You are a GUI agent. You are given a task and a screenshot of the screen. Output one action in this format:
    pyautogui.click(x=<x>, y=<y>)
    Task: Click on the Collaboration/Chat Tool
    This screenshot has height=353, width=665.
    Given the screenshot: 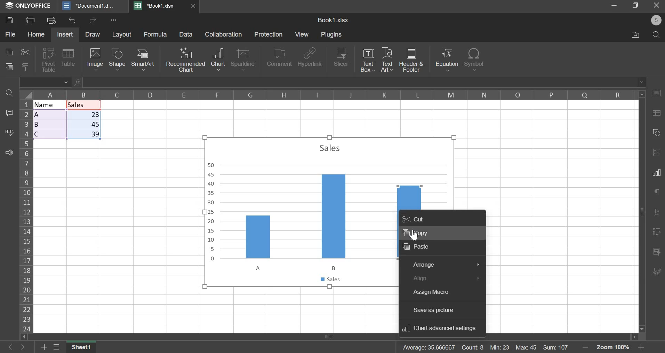 What is the action you would take?
    pyautogui.click(x=657, y=272)
    